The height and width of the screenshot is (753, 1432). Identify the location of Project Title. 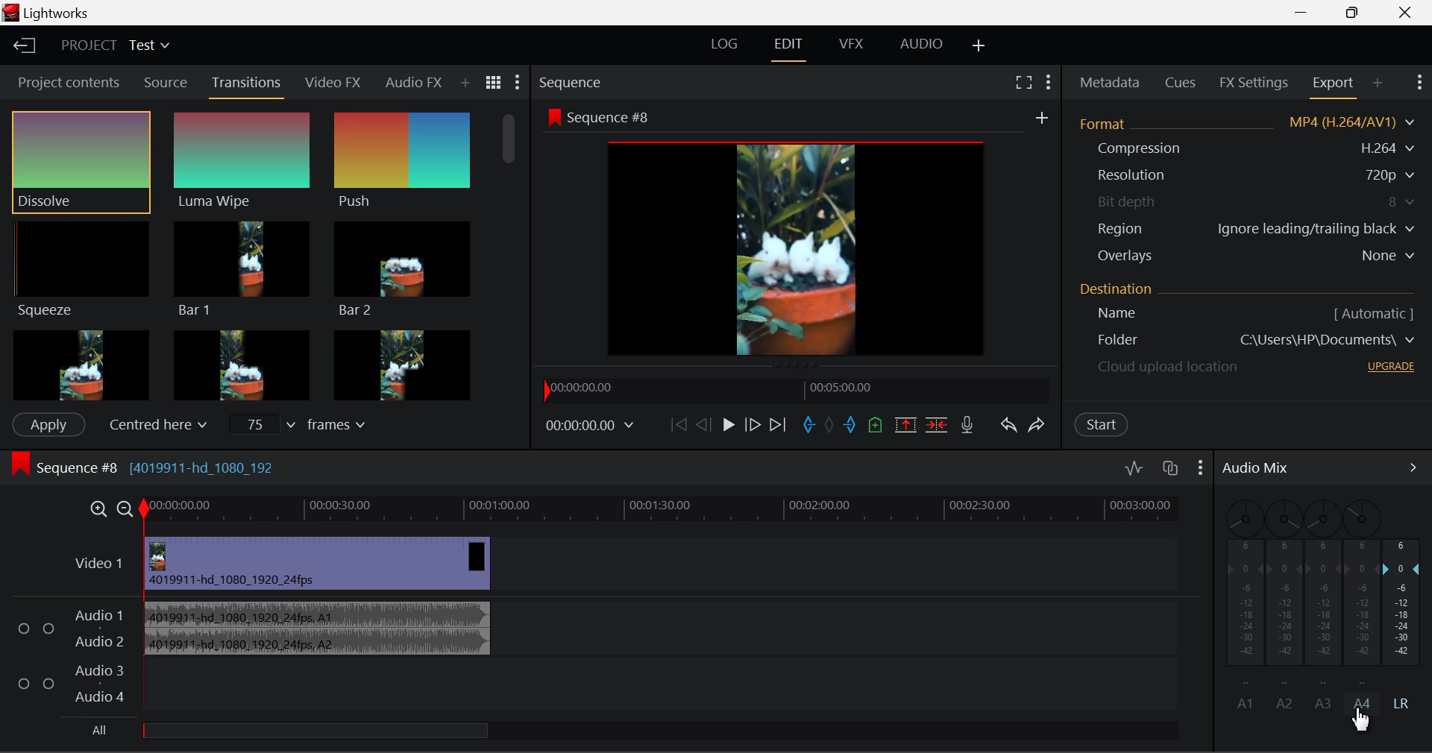
(113, 44).